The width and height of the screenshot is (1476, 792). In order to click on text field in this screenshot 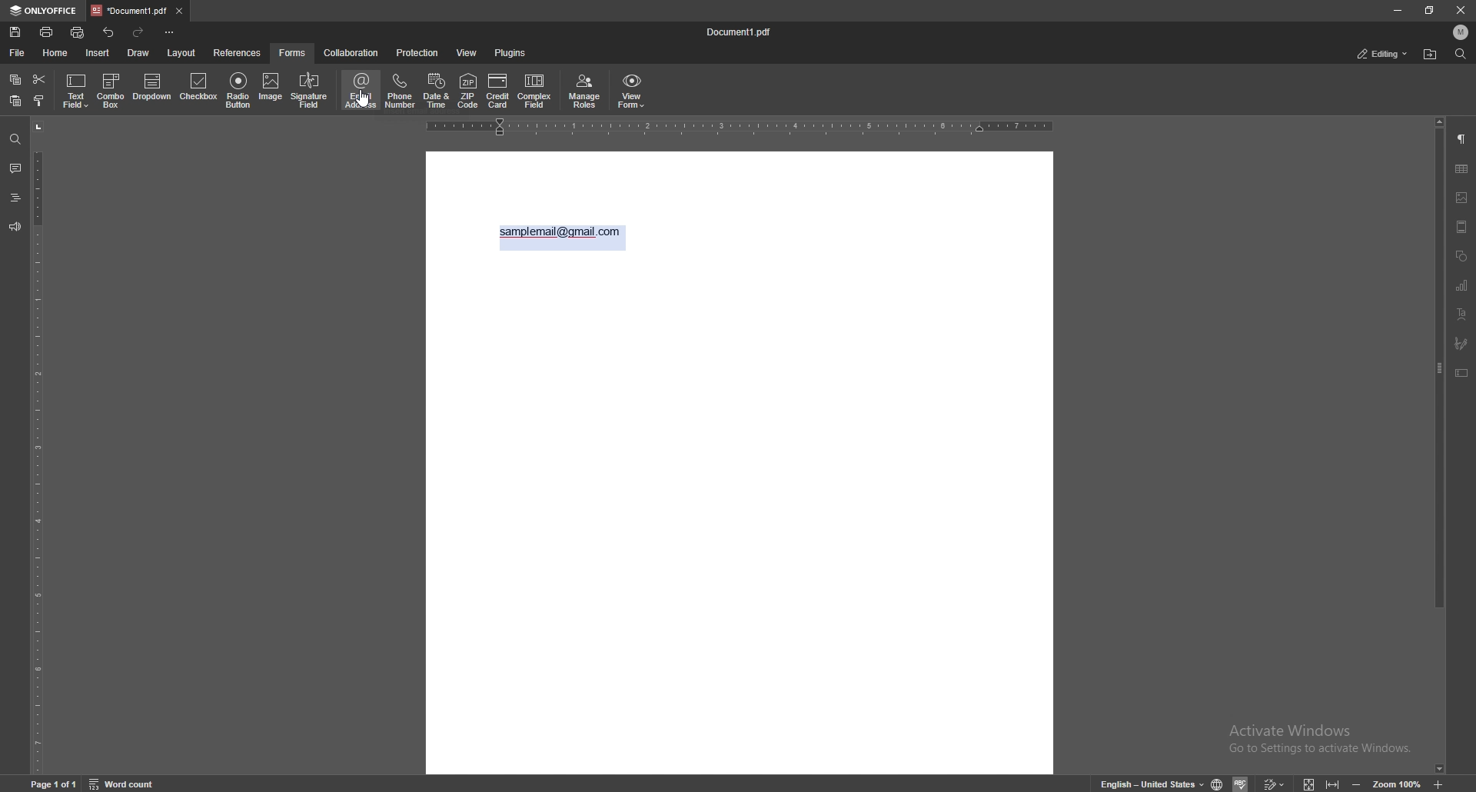, I will do `click(77, 90)`.